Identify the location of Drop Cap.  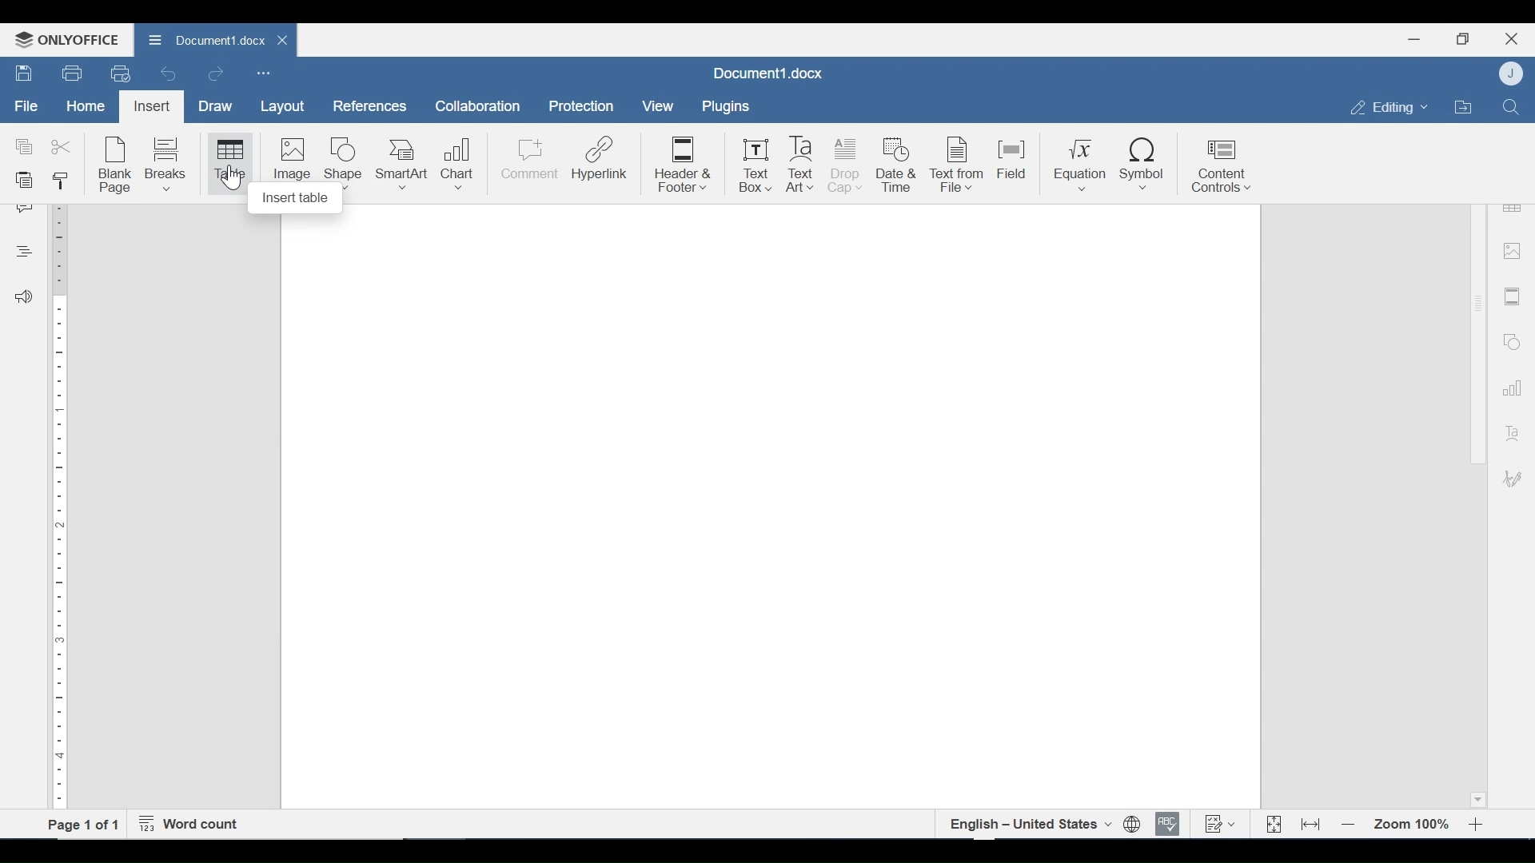
(847, 166).